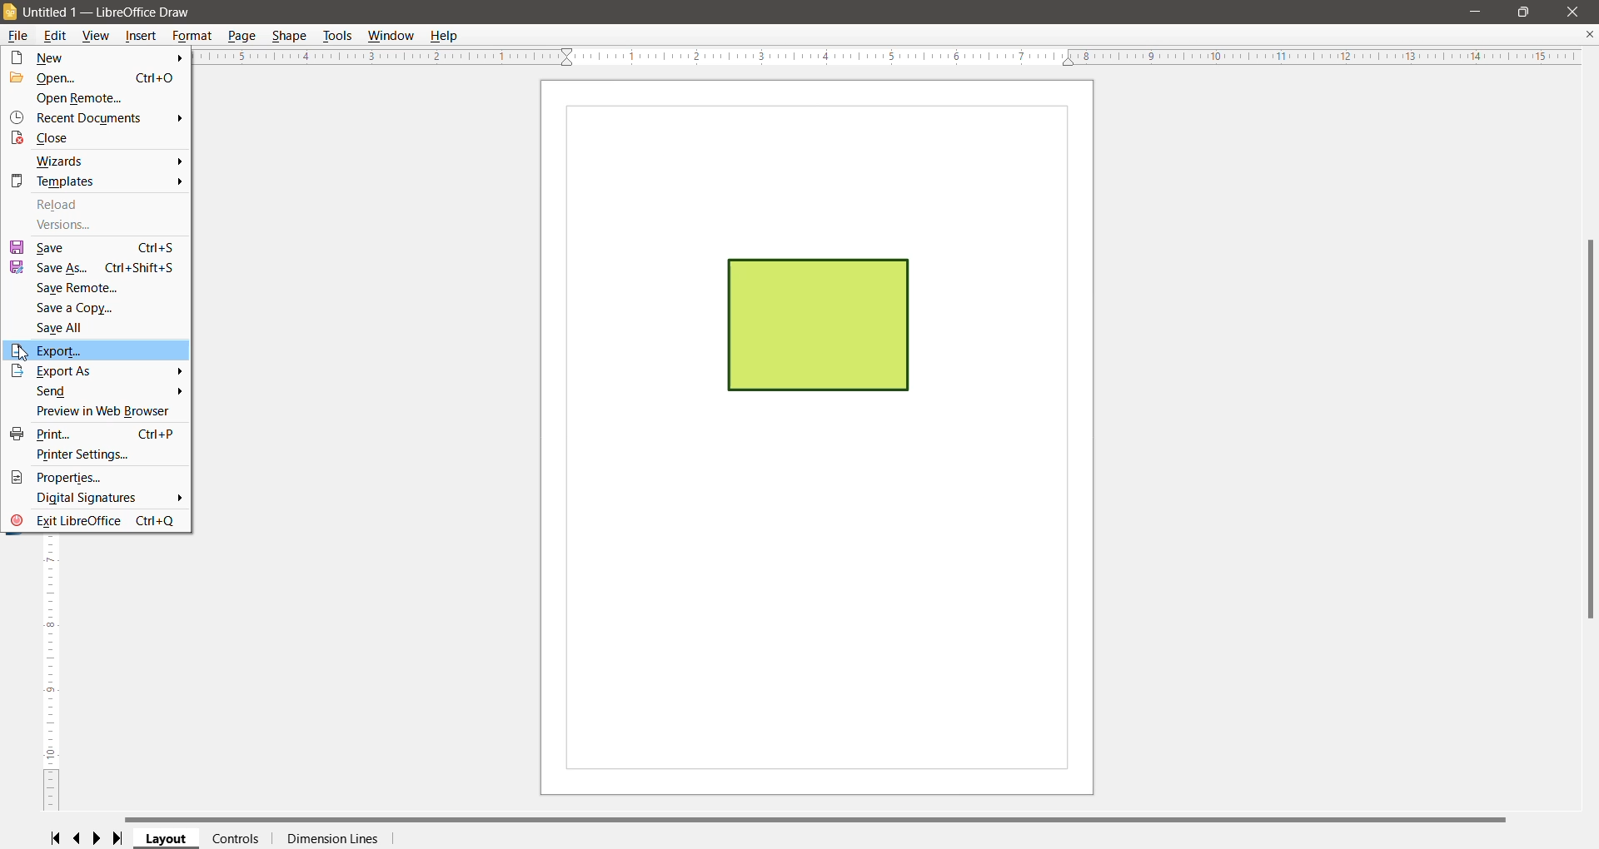 The image size is (1599, 849). What do you see at coordinates (98, 36) in the screenshot?
I see `View` at bounding box center [98, 36].